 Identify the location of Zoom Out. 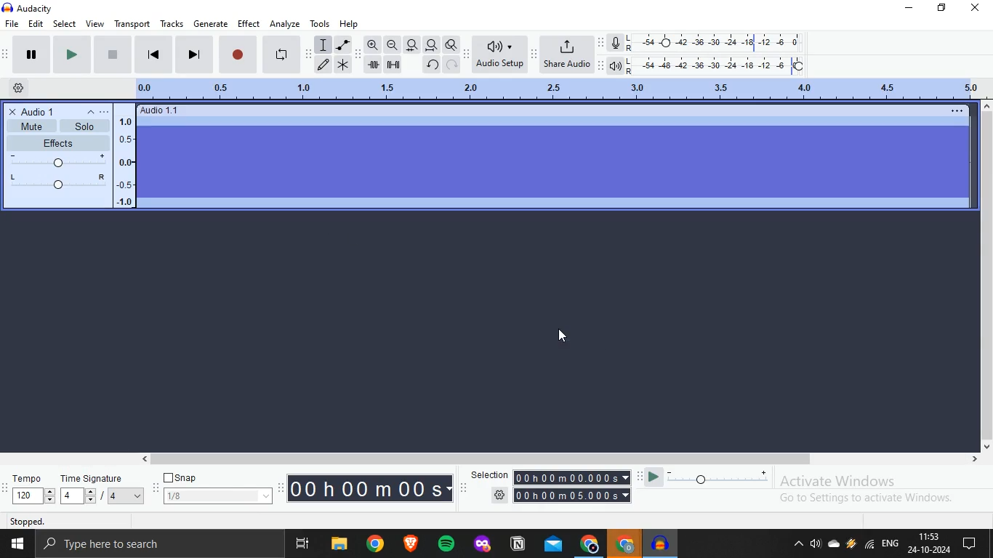
(392, 46).